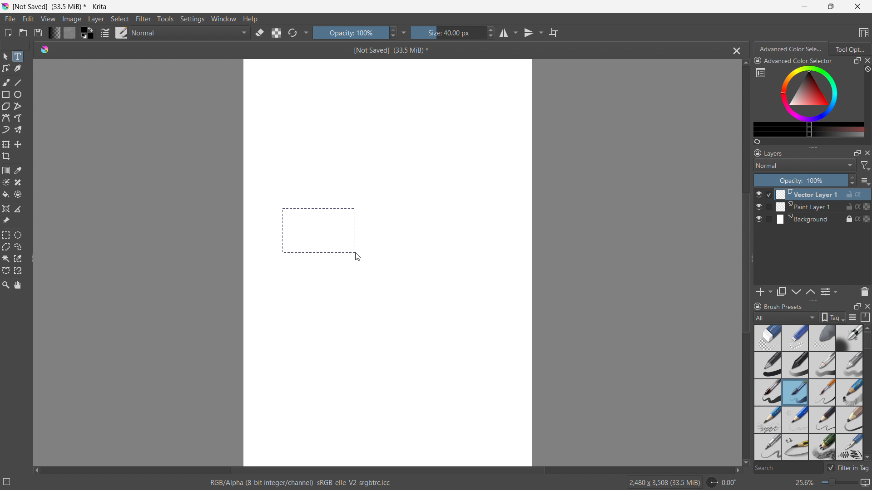 The width and height of the screenshot is (872, 490). Describe the element at coordinates (722, 482) in the screenshot. I see `rotate canvas` at that location.